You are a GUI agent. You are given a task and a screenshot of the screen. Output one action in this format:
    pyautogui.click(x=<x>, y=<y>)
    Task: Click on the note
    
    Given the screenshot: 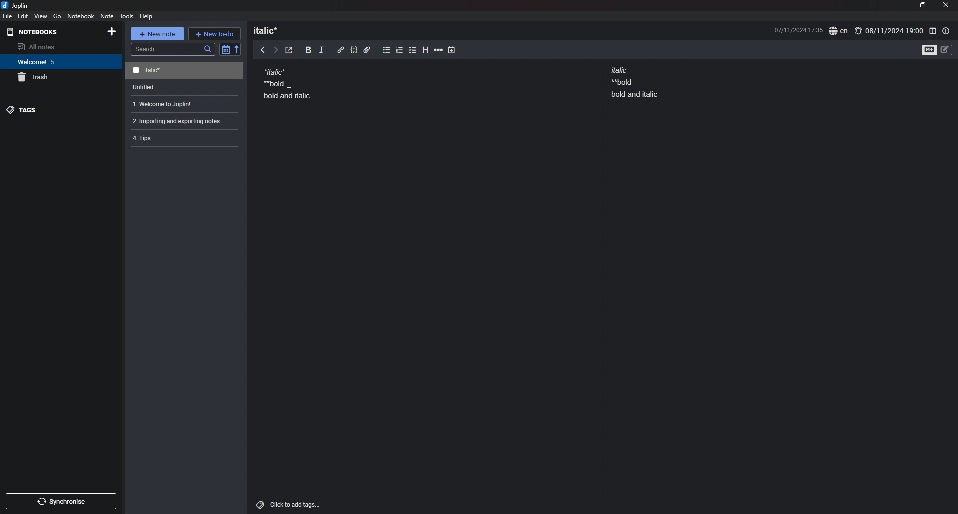 What is the action you would take?
    pyautogui.click(x=287, y=83)
    